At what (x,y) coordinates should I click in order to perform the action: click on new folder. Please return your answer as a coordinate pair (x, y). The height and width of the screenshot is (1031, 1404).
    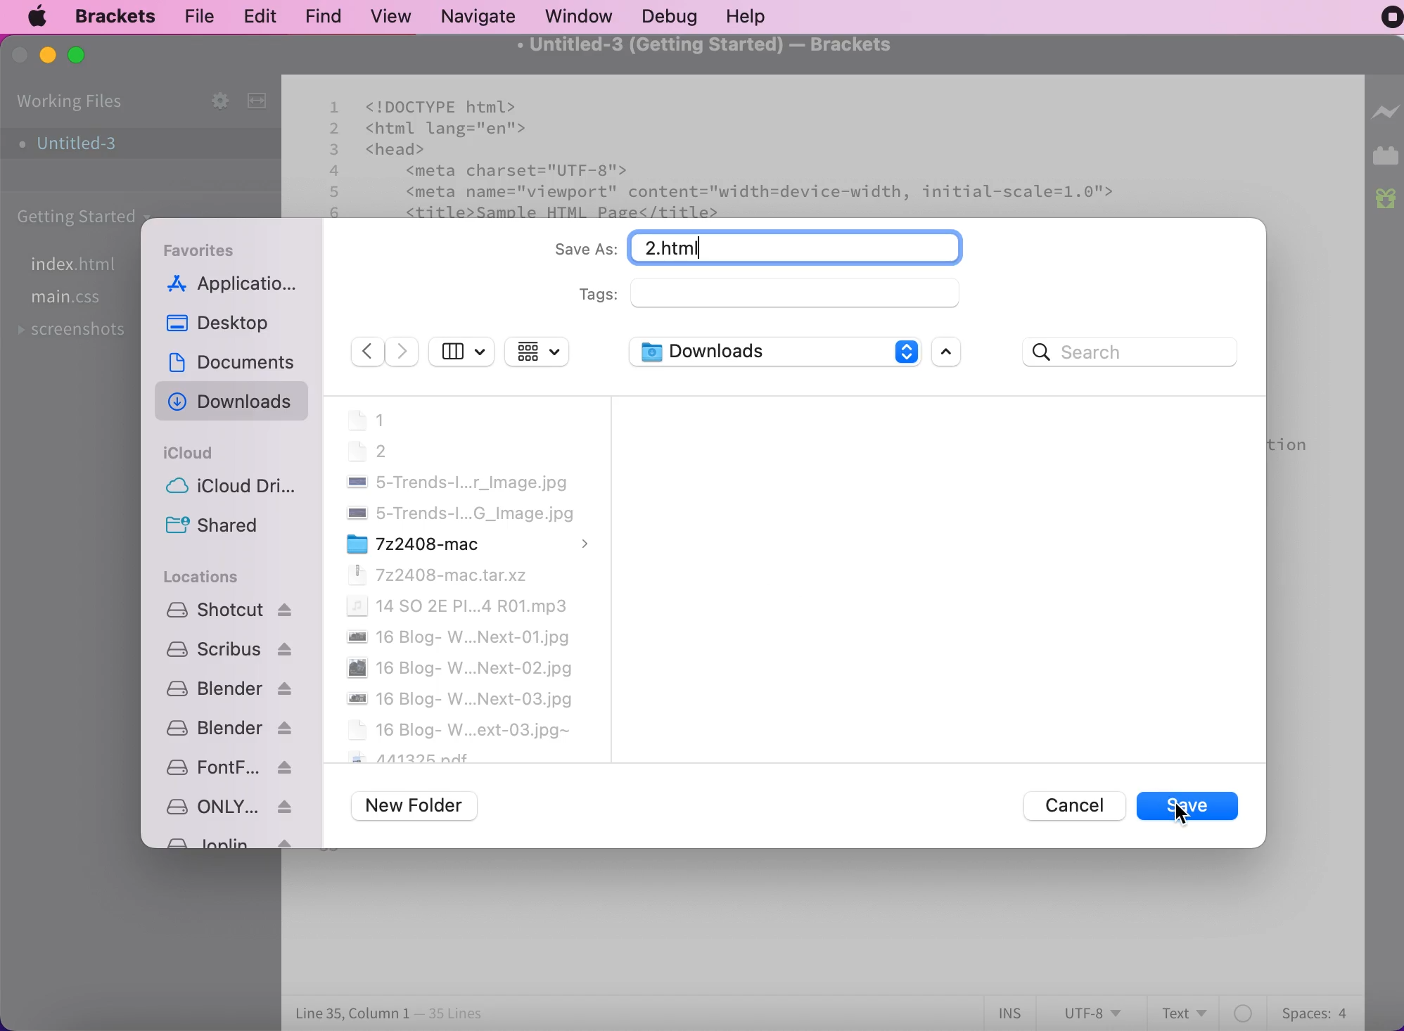
    Looking at the image, I should click on (419, 807).